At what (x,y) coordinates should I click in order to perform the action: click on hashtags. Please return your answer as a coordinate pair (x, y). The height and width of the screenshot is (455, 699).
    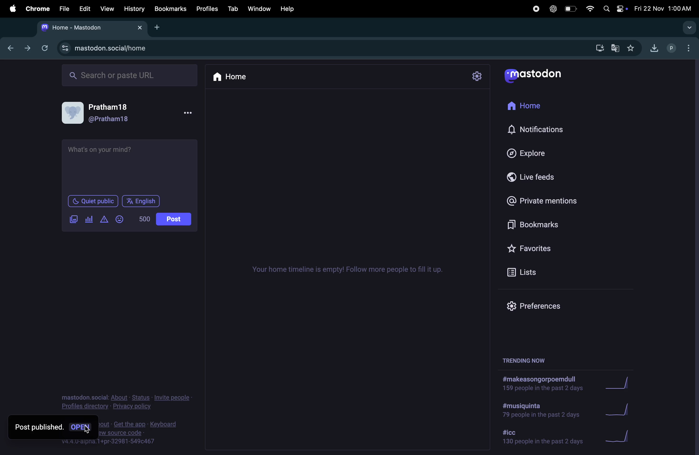
    Looking at the image, I should click on (542, 384).